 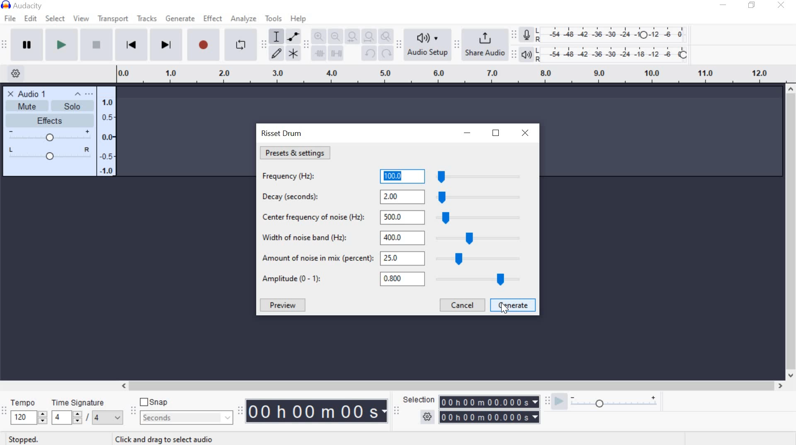 What do you see at coordinates (72, 107) in the screenshot?
I see `sole` at bounding box center [72, 107].